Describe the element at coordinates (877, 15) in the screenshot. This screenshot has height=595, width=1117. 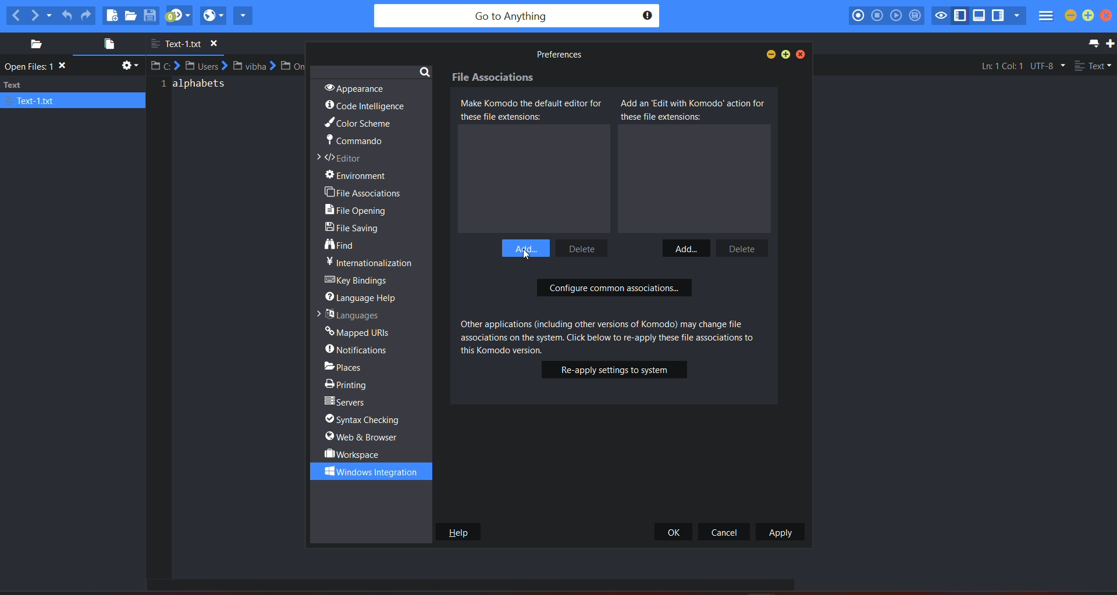
I see `stop recording` at that location.